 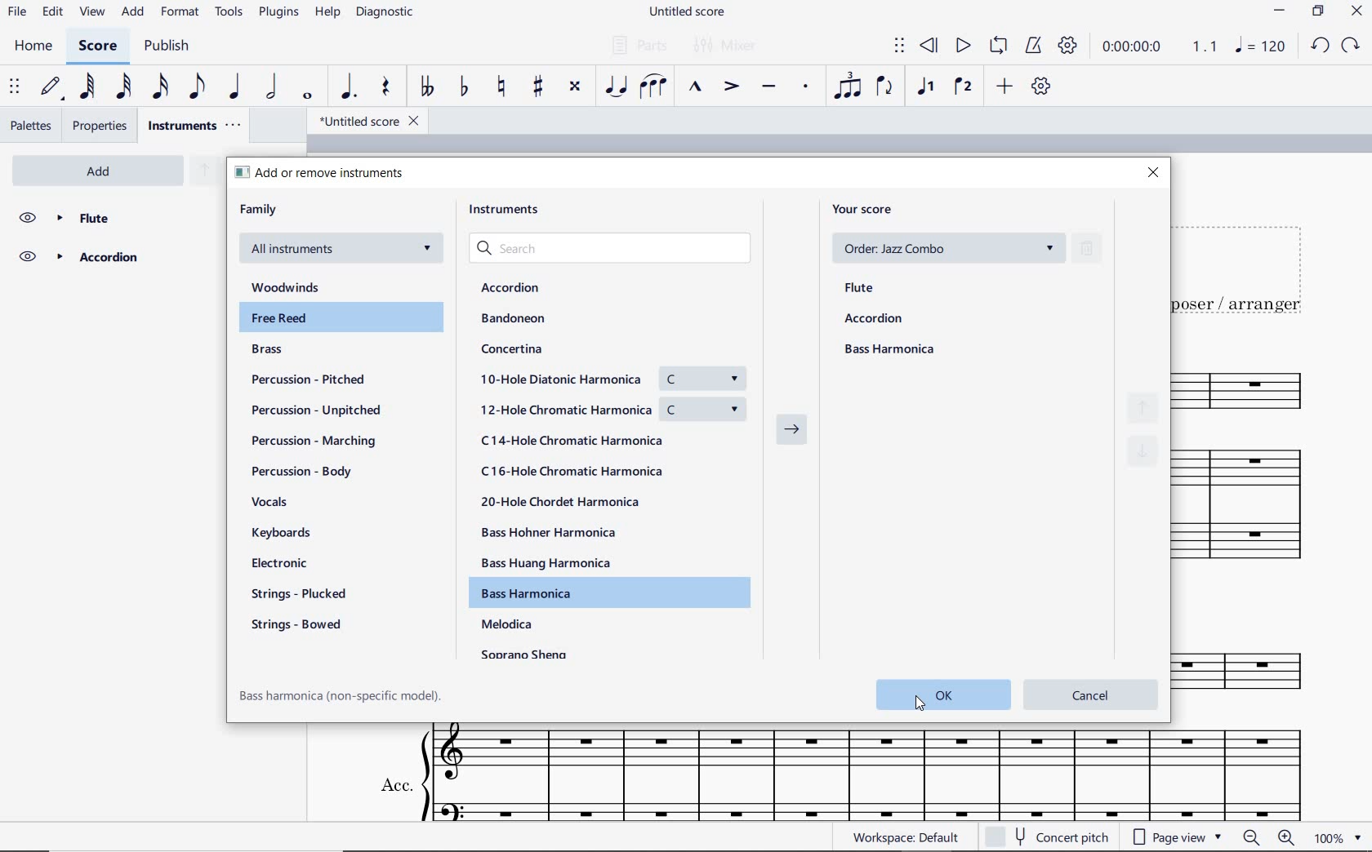 I want to click on Melodica, so click(x=510, y=628).